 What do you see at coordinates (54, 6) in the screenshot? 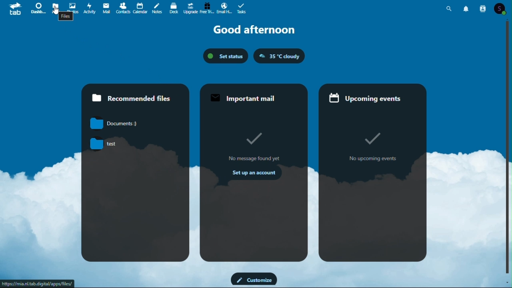
I see `Files` at bounding box center [54, 6].